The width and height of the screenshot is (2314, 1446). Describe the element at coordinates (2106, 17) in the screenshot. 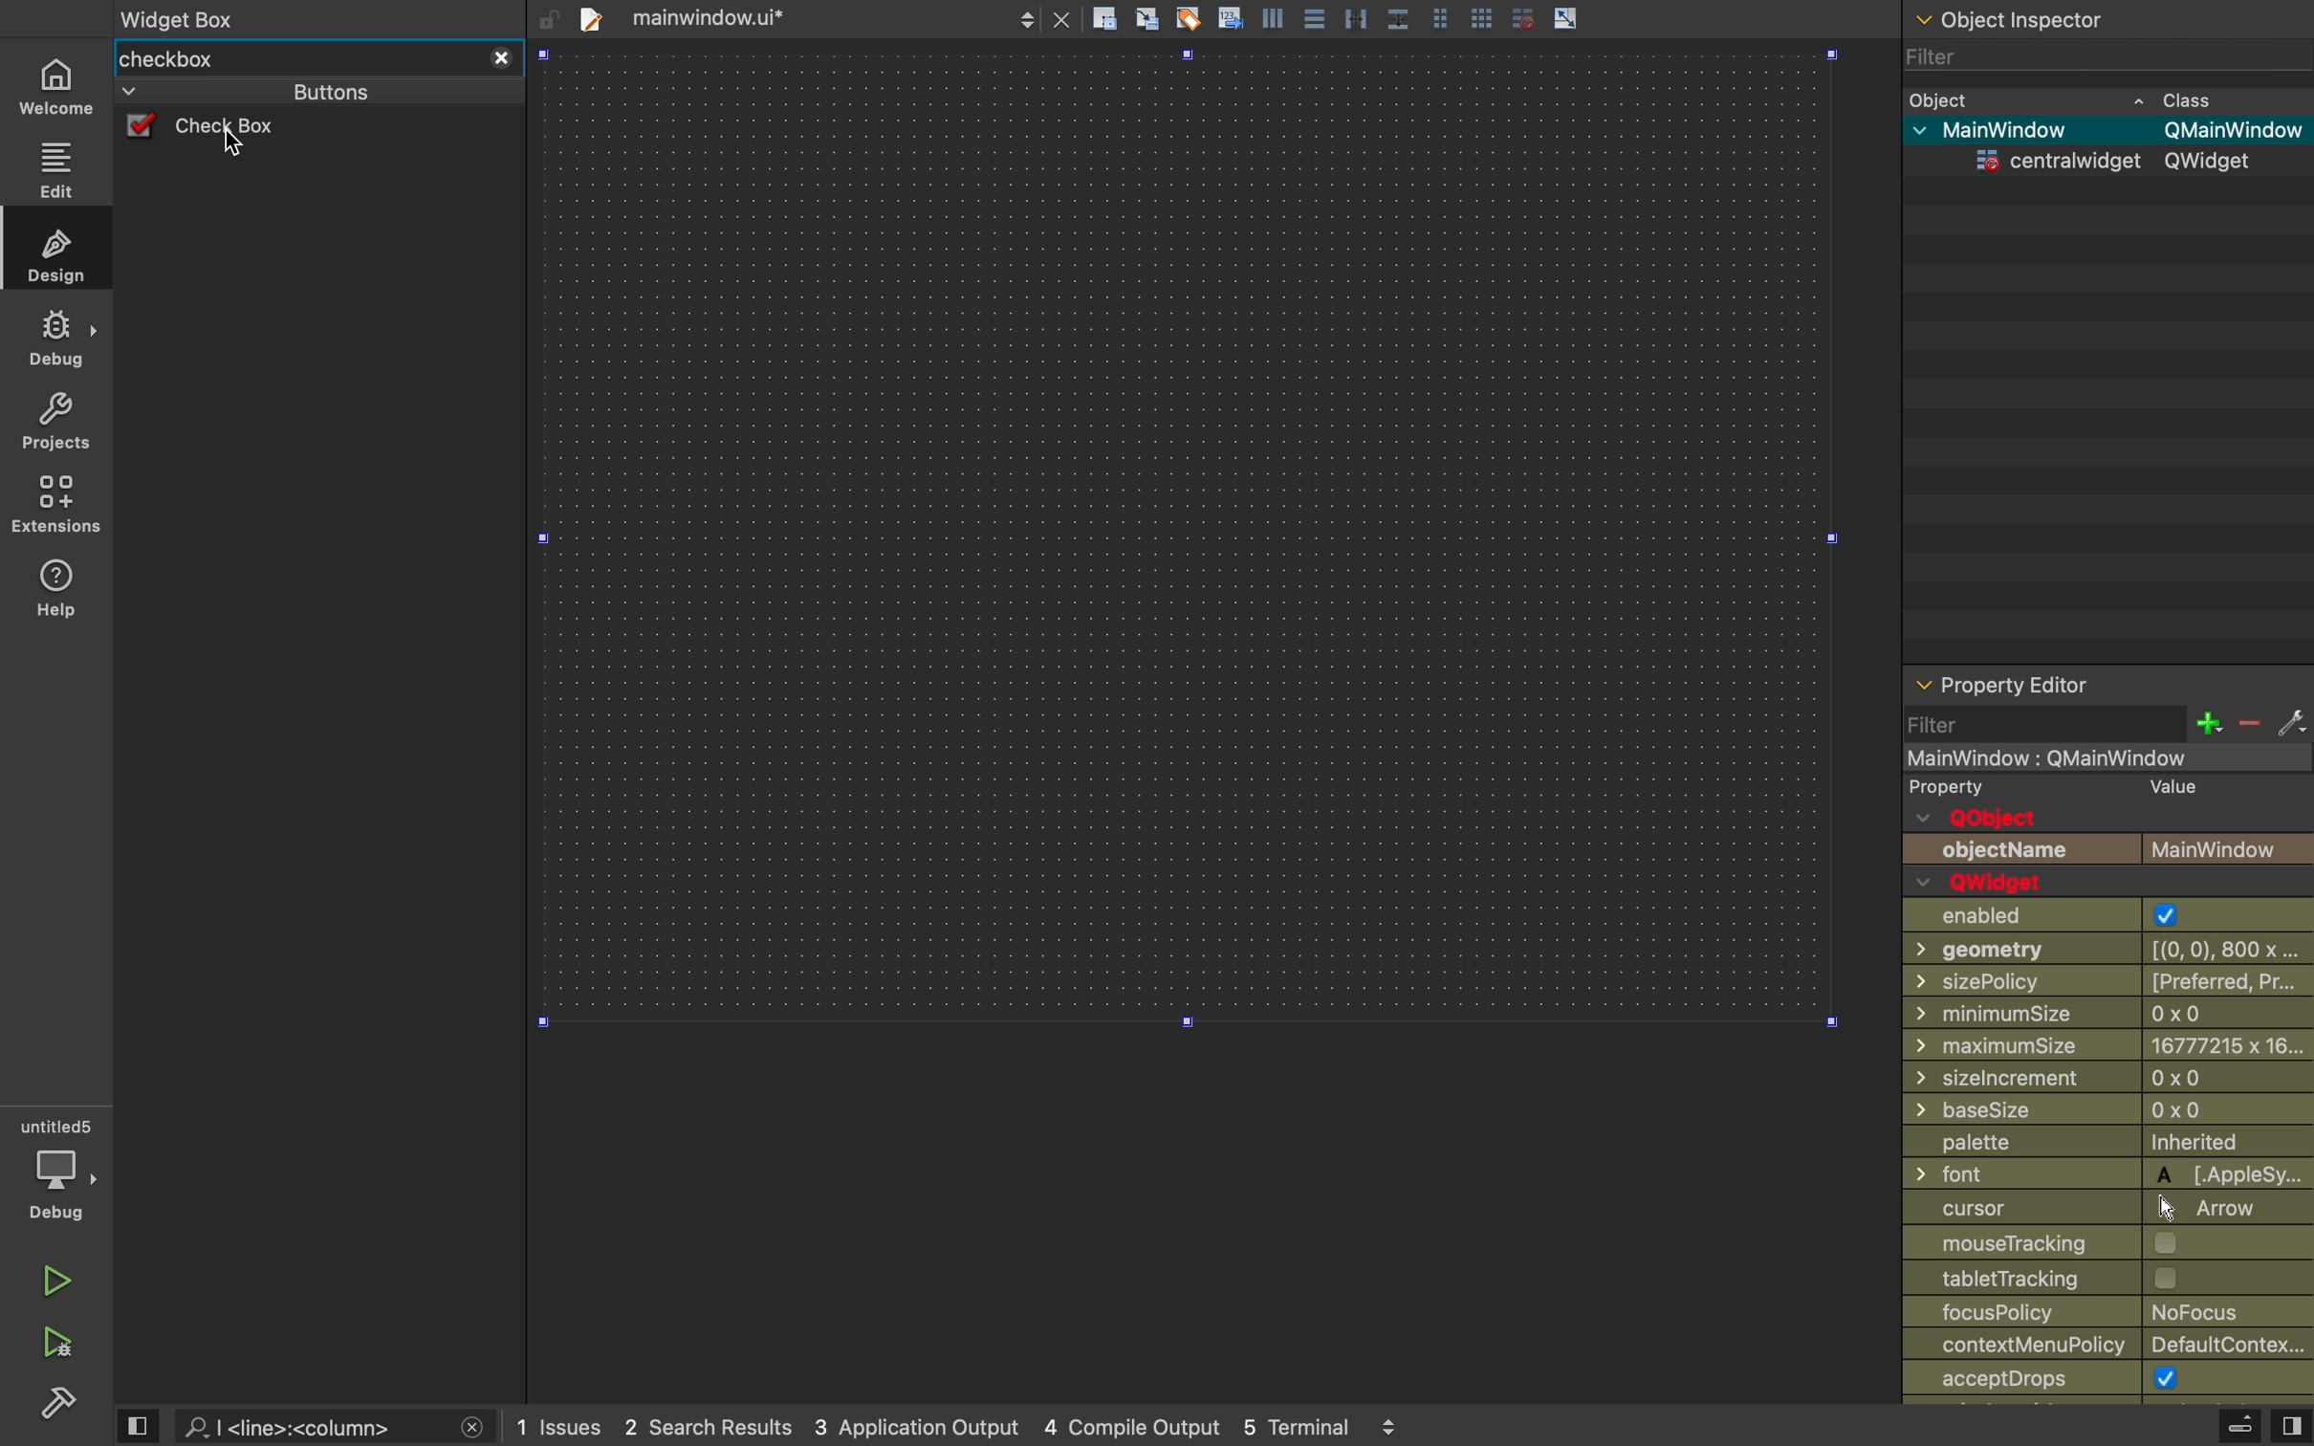

I see `object inspector` at that location.